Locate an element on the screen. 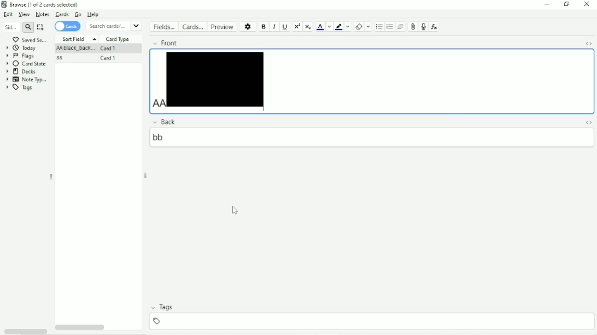 Image resolution: width=597 pixels, height=335 pixels. Card 1 is located at coordinates (109, 48).